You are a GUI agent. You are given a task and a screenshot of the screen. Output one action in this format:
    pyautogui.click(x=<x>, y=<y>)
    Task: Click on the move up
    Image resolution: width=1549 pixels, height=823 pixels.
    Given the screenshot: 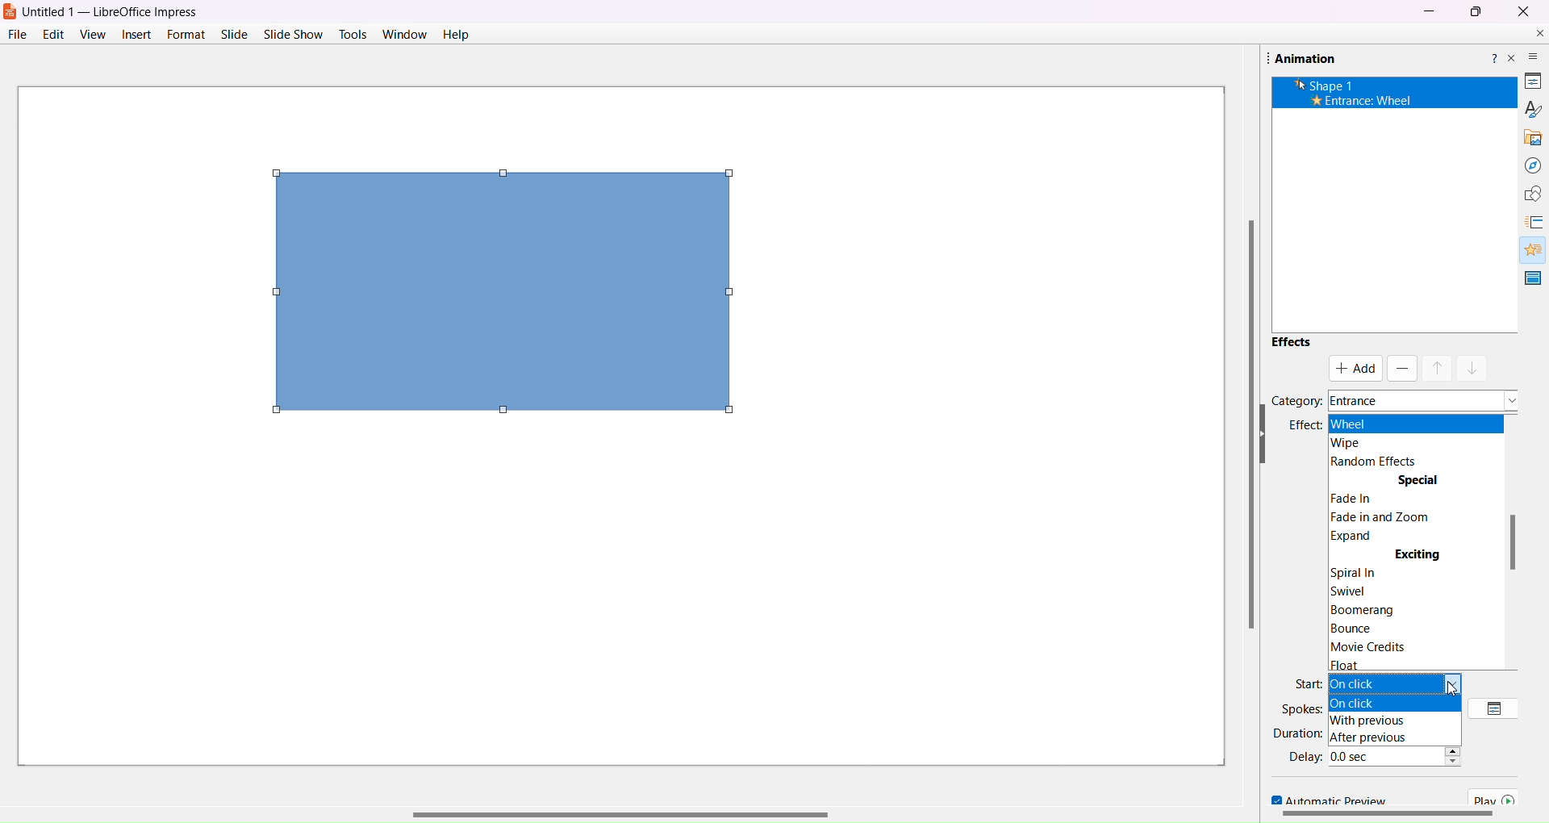 What is the action you would take?
    pyautogui.click(x=1438, y=368)
    